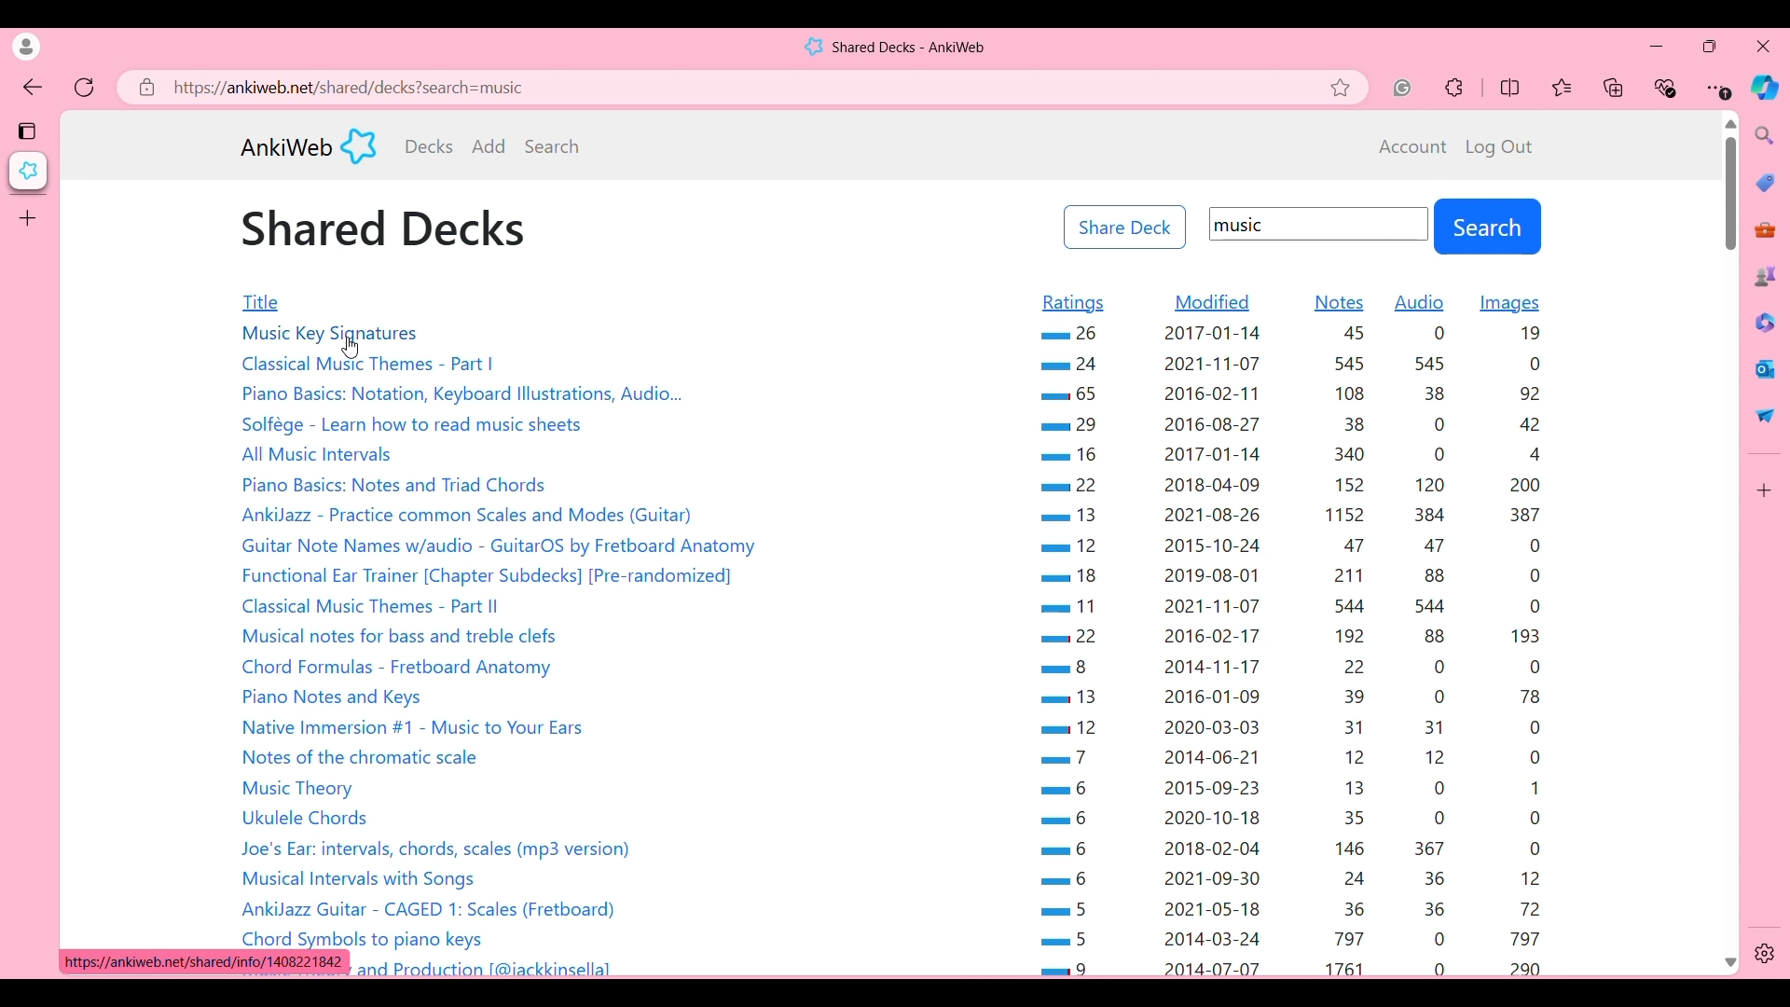 This screenshot has width=1790, height=1007. I want to click on Classical Music Themes - Part Il, so click(374, 605).